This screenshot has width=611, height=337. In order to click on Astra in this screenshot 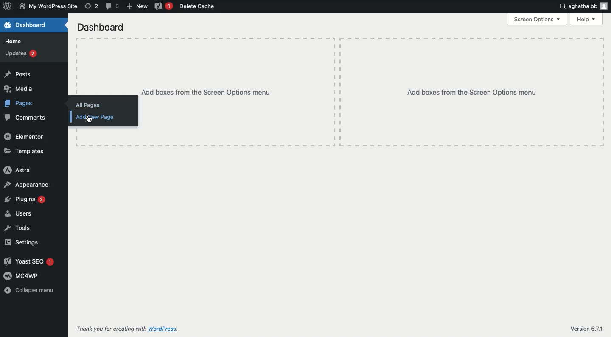, I will do `click(17, 170)`.